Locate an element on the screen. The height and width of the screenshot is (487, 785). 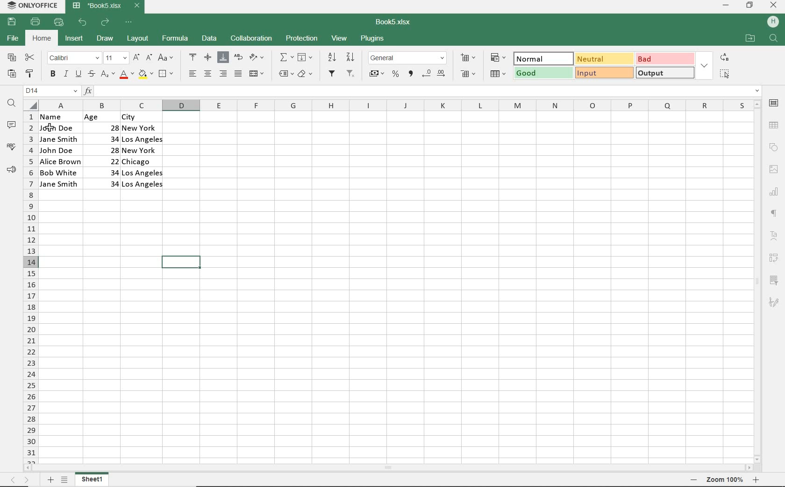
CHART is located at coordinates (774, 191).